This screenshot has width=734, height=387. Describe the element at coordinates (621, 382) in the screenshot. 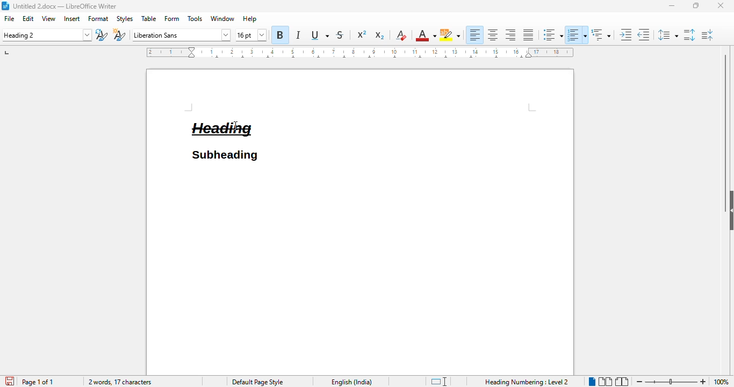

I see `book view` at that location.